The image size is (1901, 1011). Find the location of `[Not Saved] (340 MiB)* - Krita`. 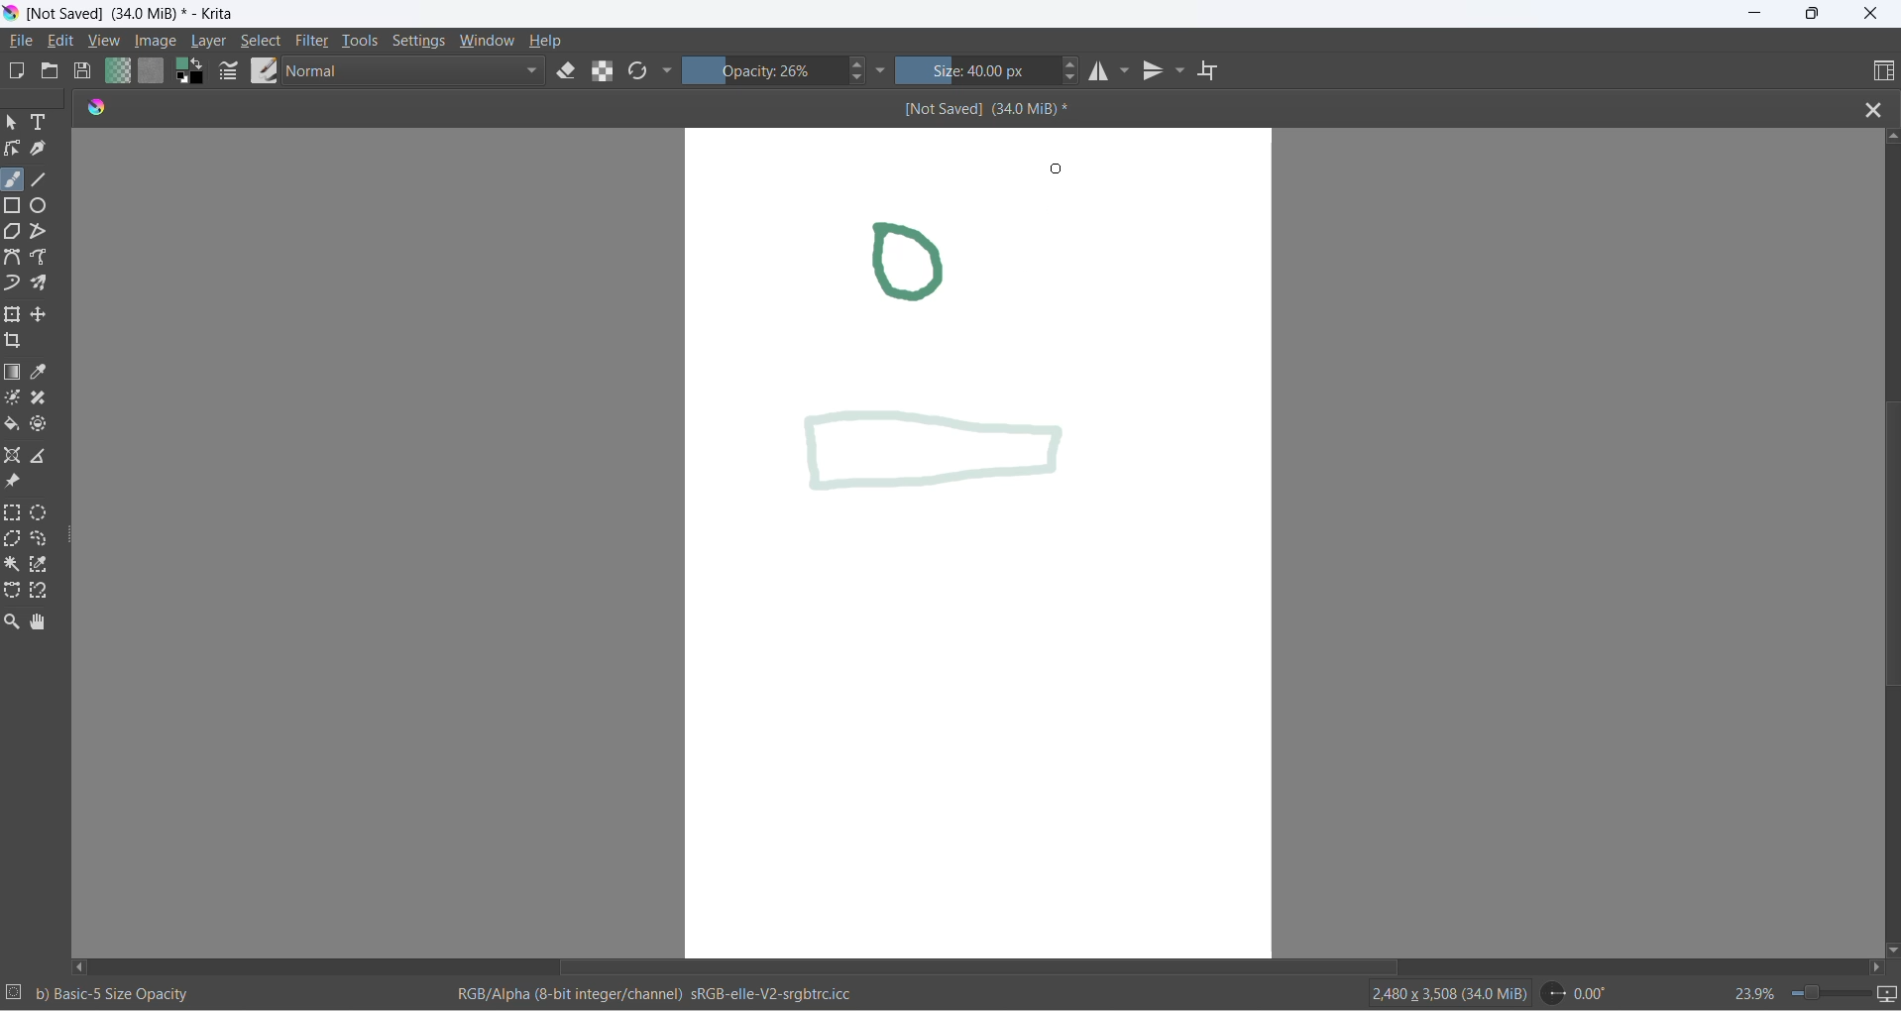

[Not Saved] (340 MiB)* - Krita is located at coordinates (140, 14).